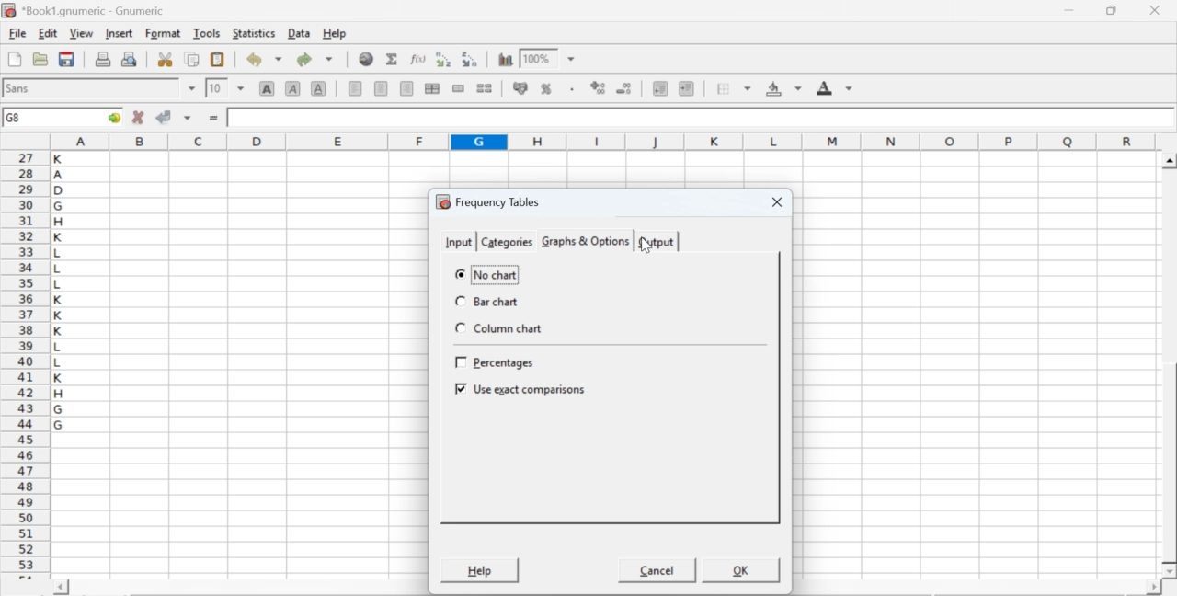 The image size is (1177, 596). Describe the element at coordinates (536, 58) in the screenshot. I see `100%` at that location.